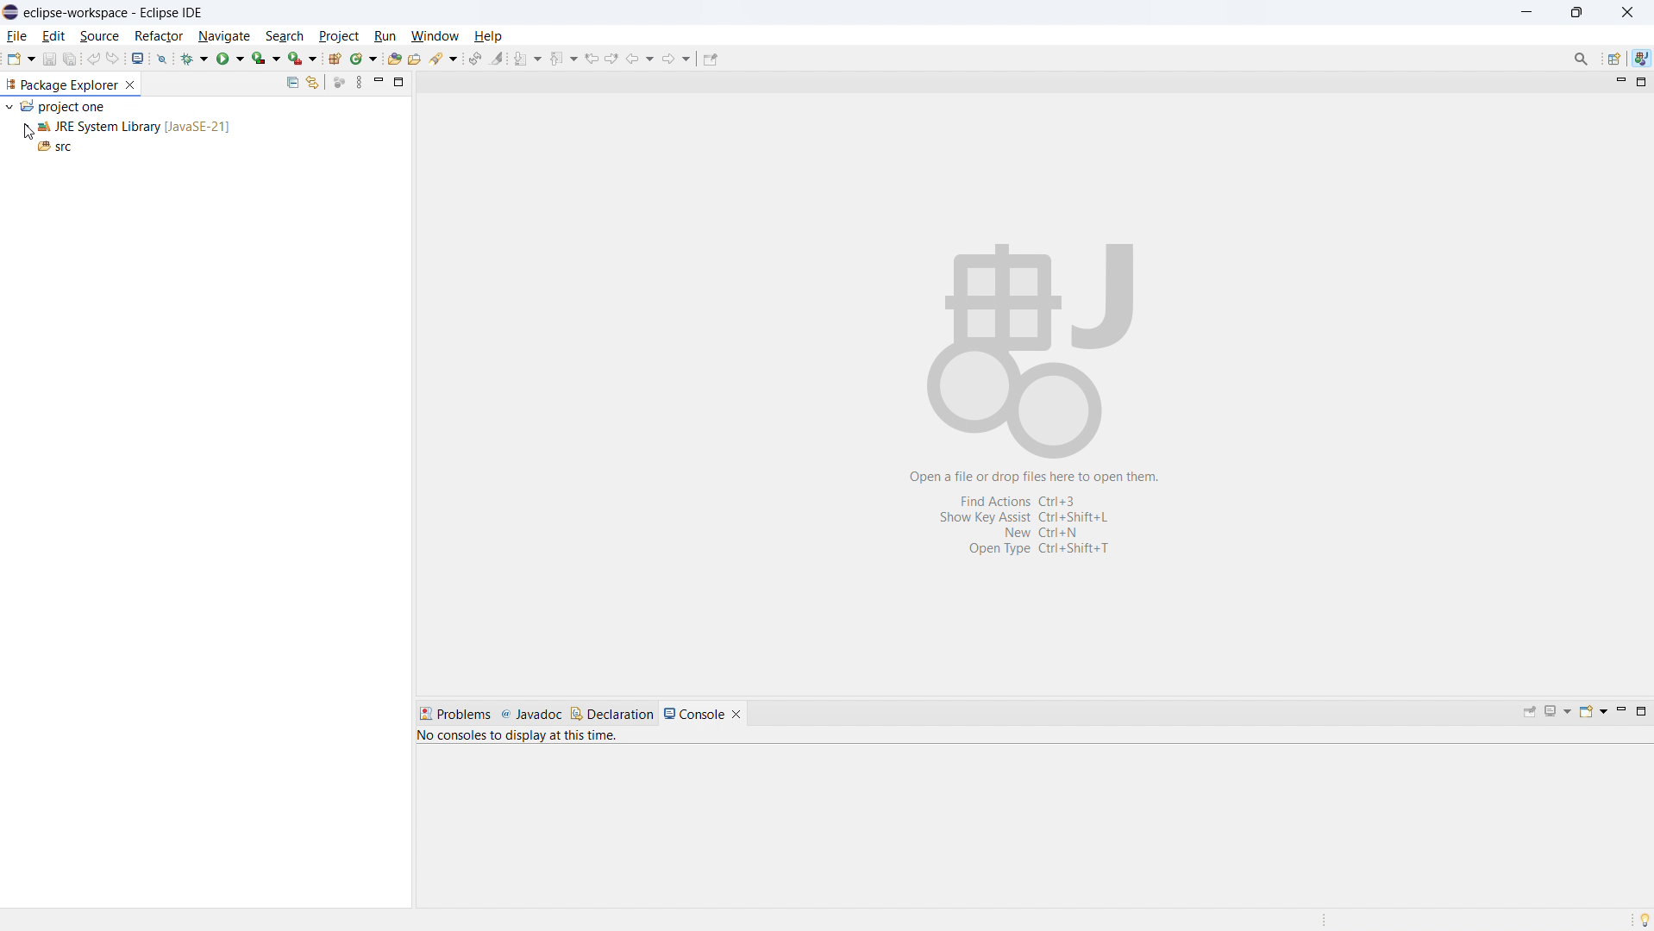 Image resolution: width=1654 pixels, height=931 pixels. What do you see at coordinates (640, 57) in the screenshot?
I see `back` at bounding box center [640, 57].